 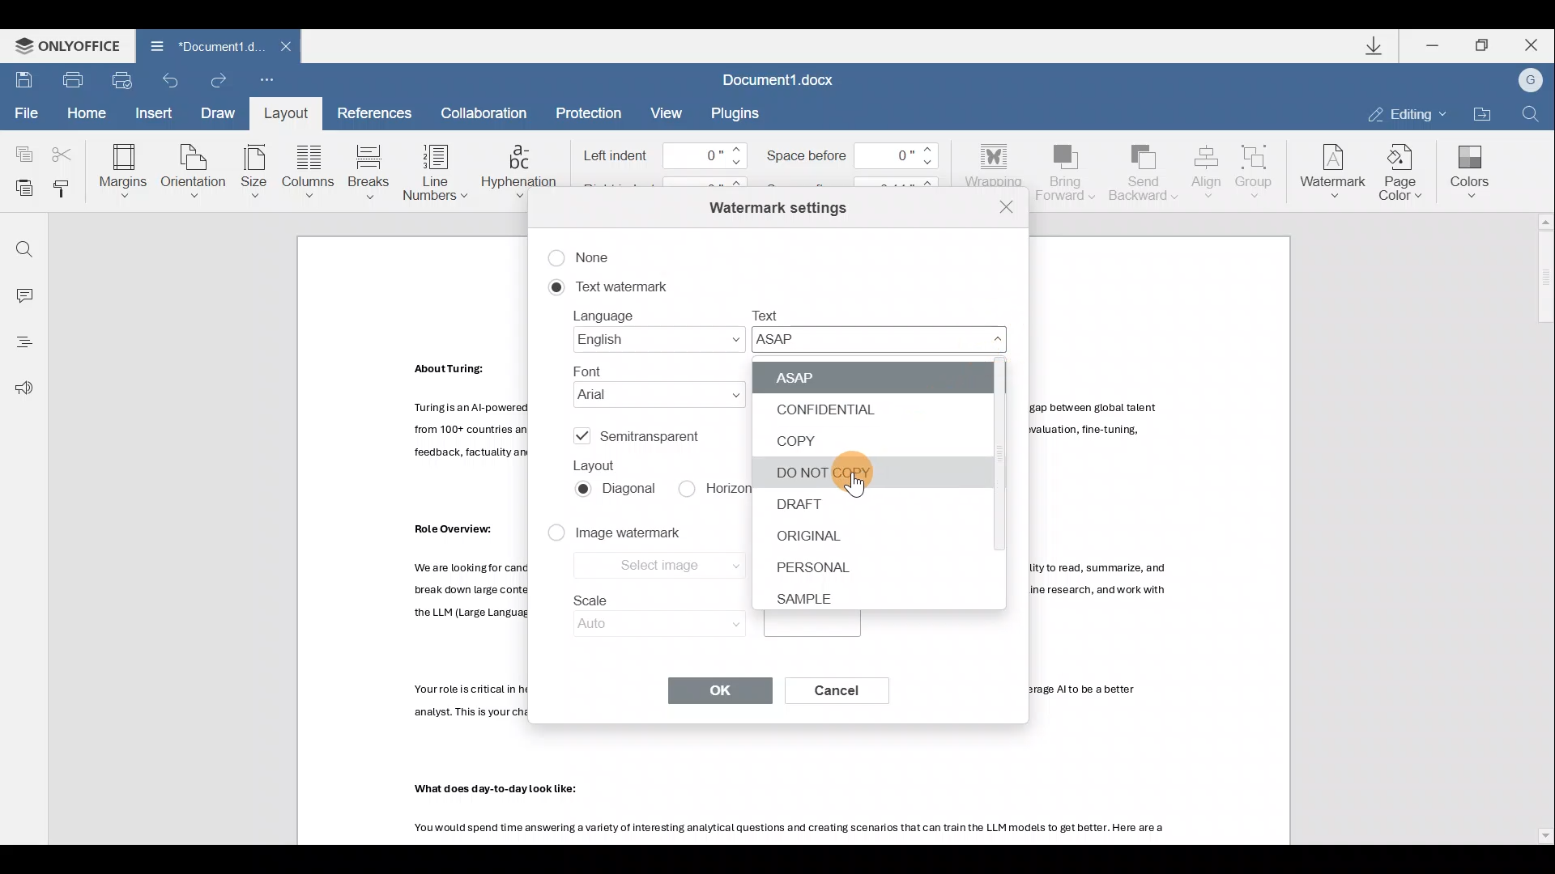 What do you see at coordinates (620, 494) in the screenshot?
I see `Diagonal` at bounding box center [620, 494].